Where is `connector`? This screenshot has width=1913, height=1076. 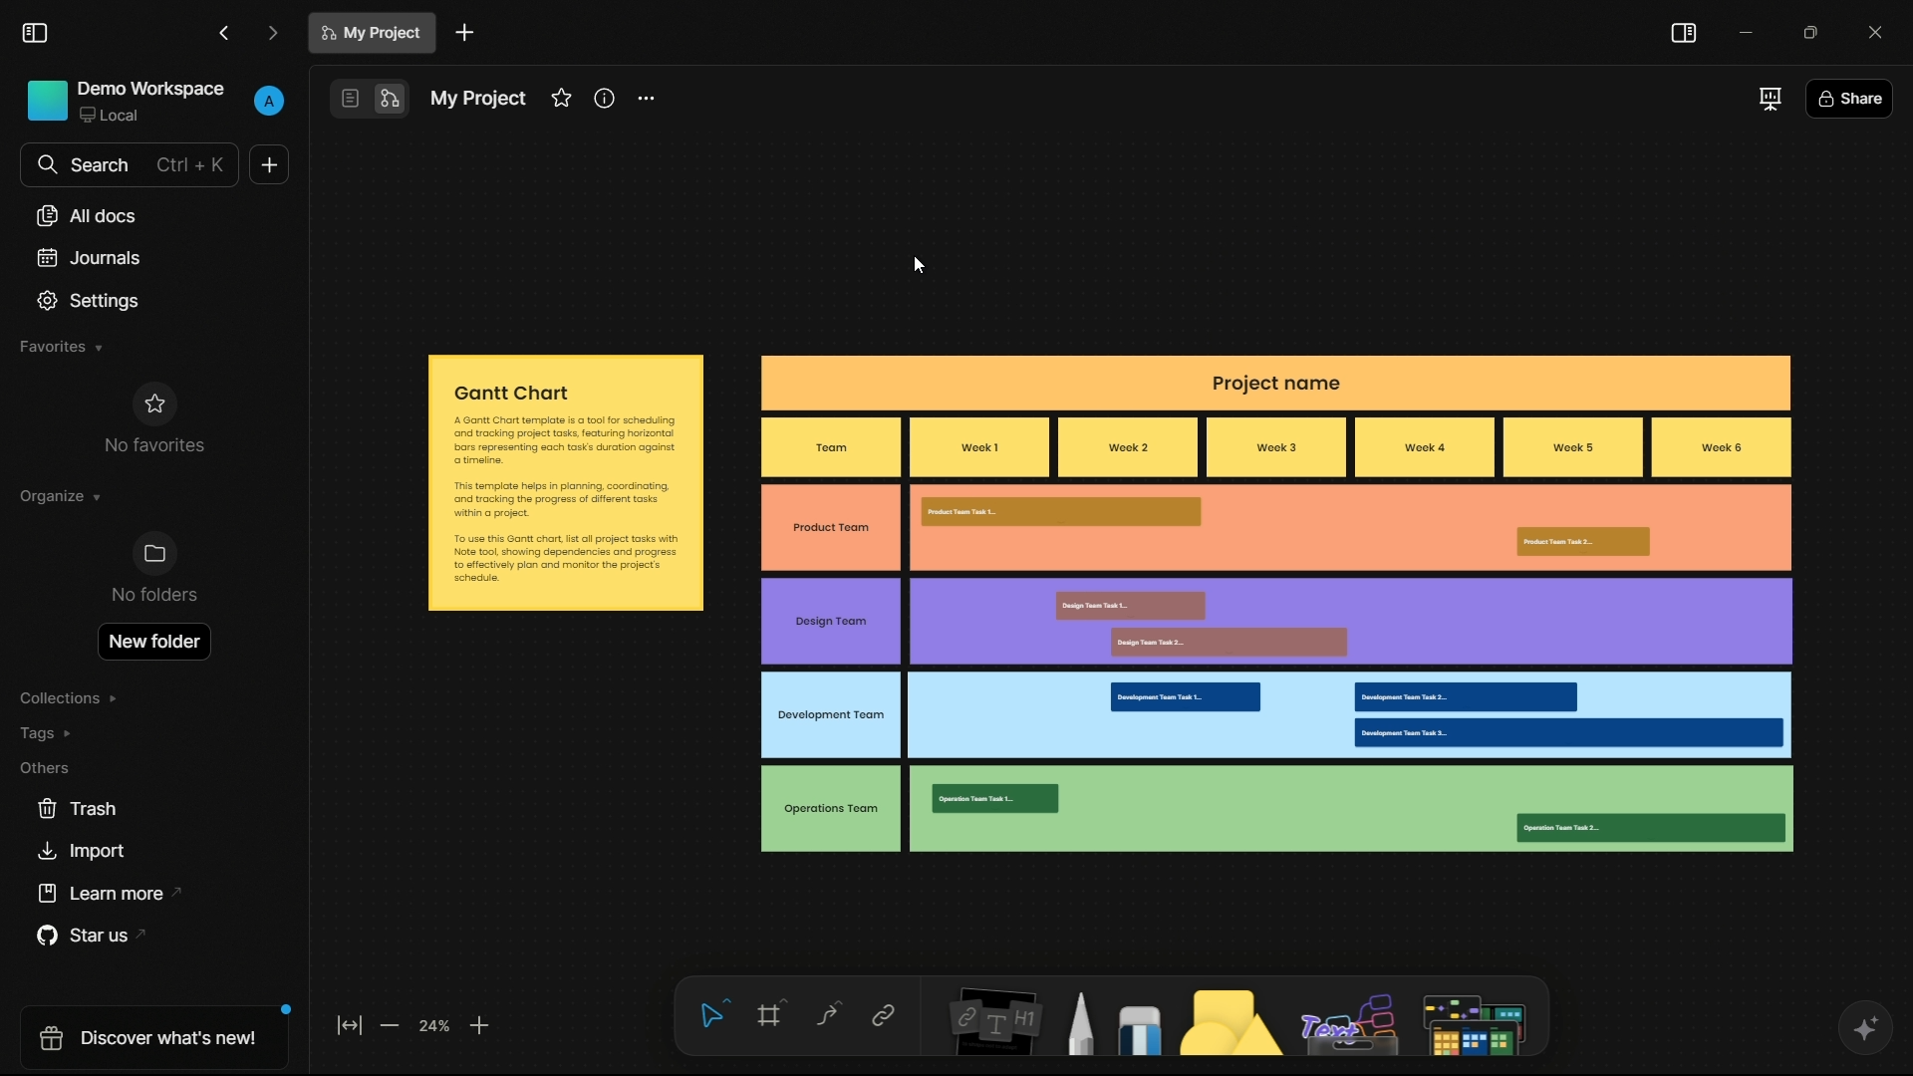
connector is located at coordinates (827, 1016).